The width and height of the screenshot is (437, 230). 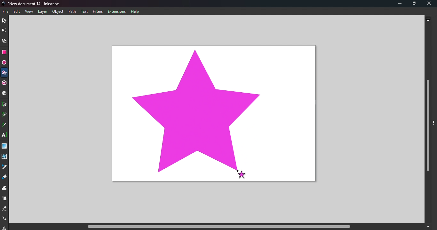 What do you see at coordinates (241, 174) in the screenshot?
I see `Cursor` at bounding box center [241, 174].